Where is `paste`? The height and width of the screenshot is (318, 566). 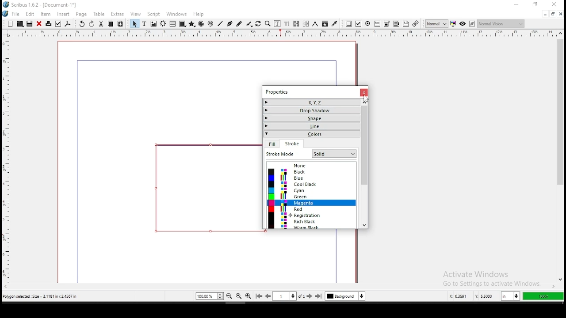 paste is located at coordinates (120, 24).